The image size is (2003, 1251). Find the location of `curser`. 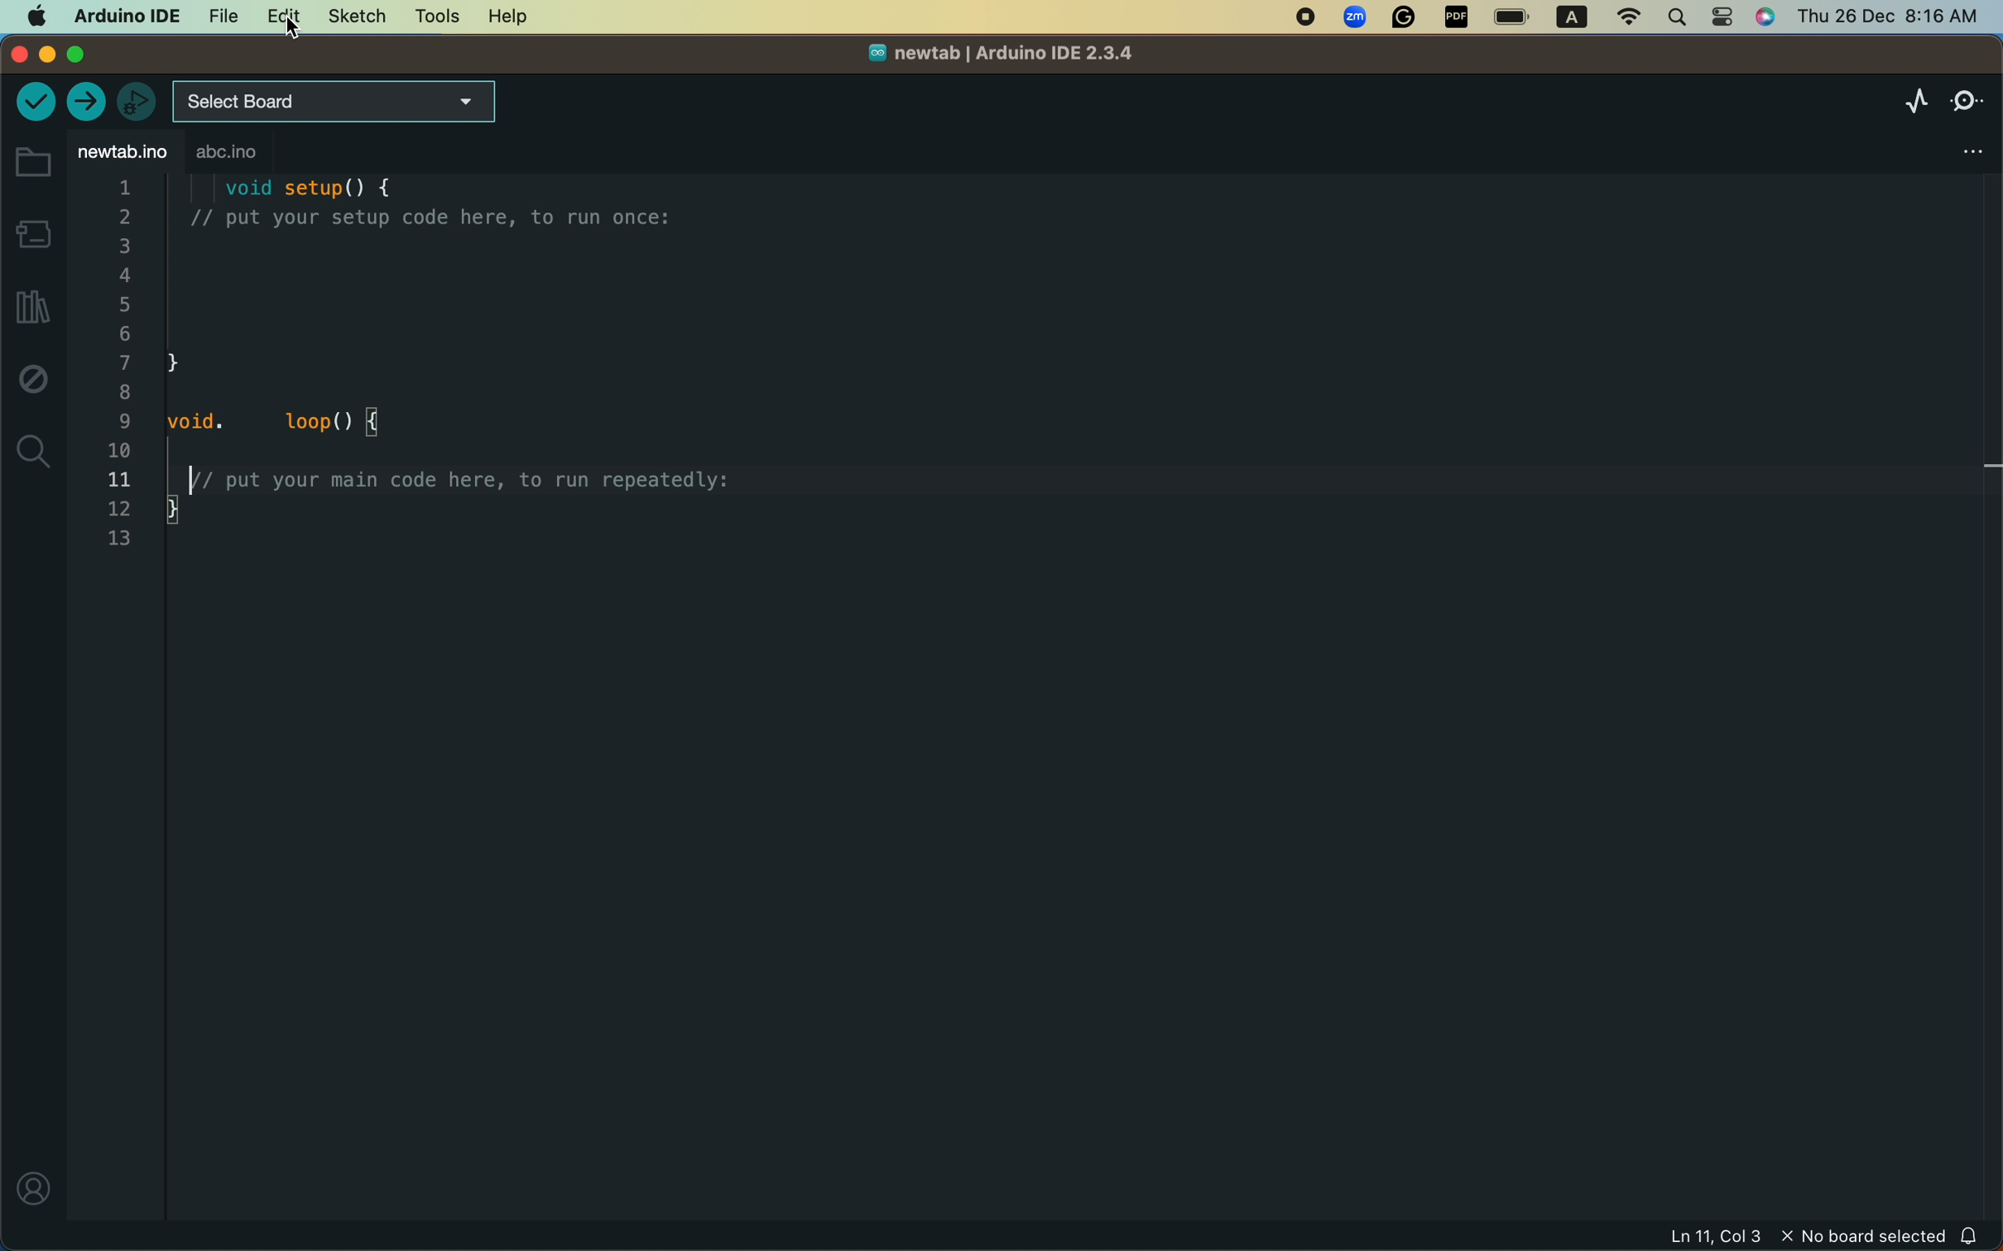

curser is located at coordinates (297, 30).